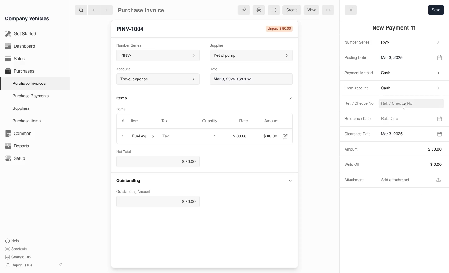 The height and width of the screenshot is (273, 449). I want to click on previous, so click(93, 10).